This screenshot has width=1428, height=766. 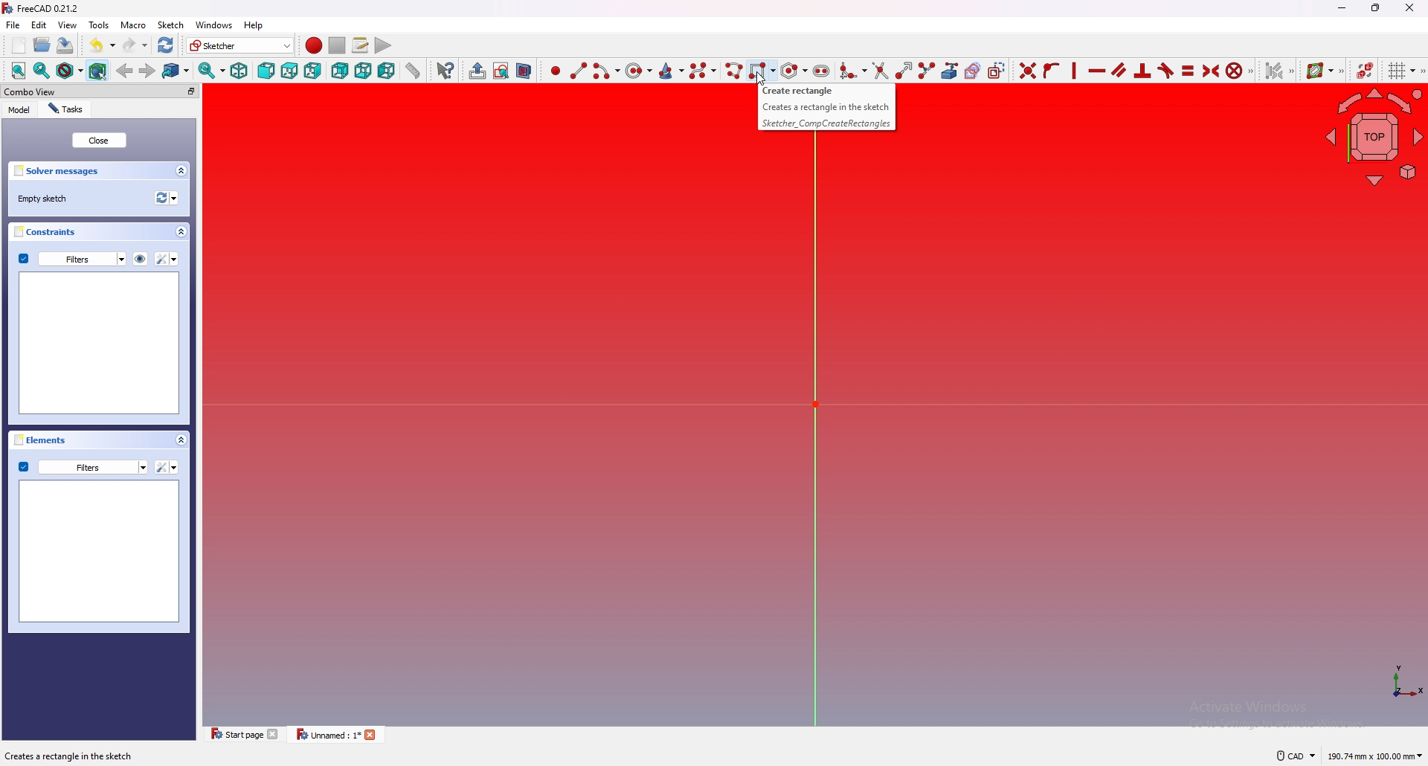 I want to click on create polyline, so click(x=735, y=71).